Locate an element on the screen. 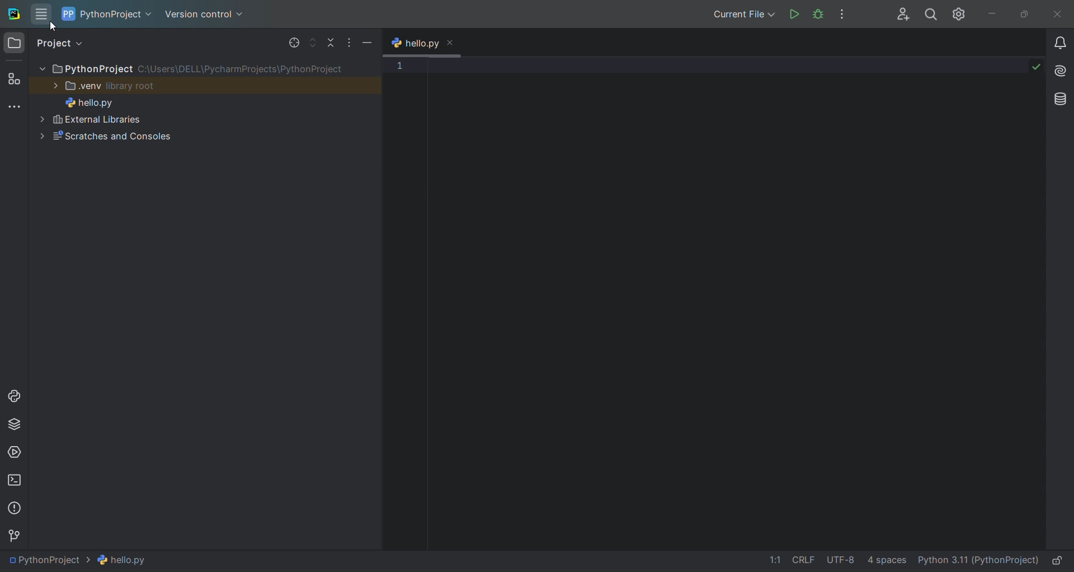 This screenshot has height=572, width=1074. close is located at coordinates (1061, 15).